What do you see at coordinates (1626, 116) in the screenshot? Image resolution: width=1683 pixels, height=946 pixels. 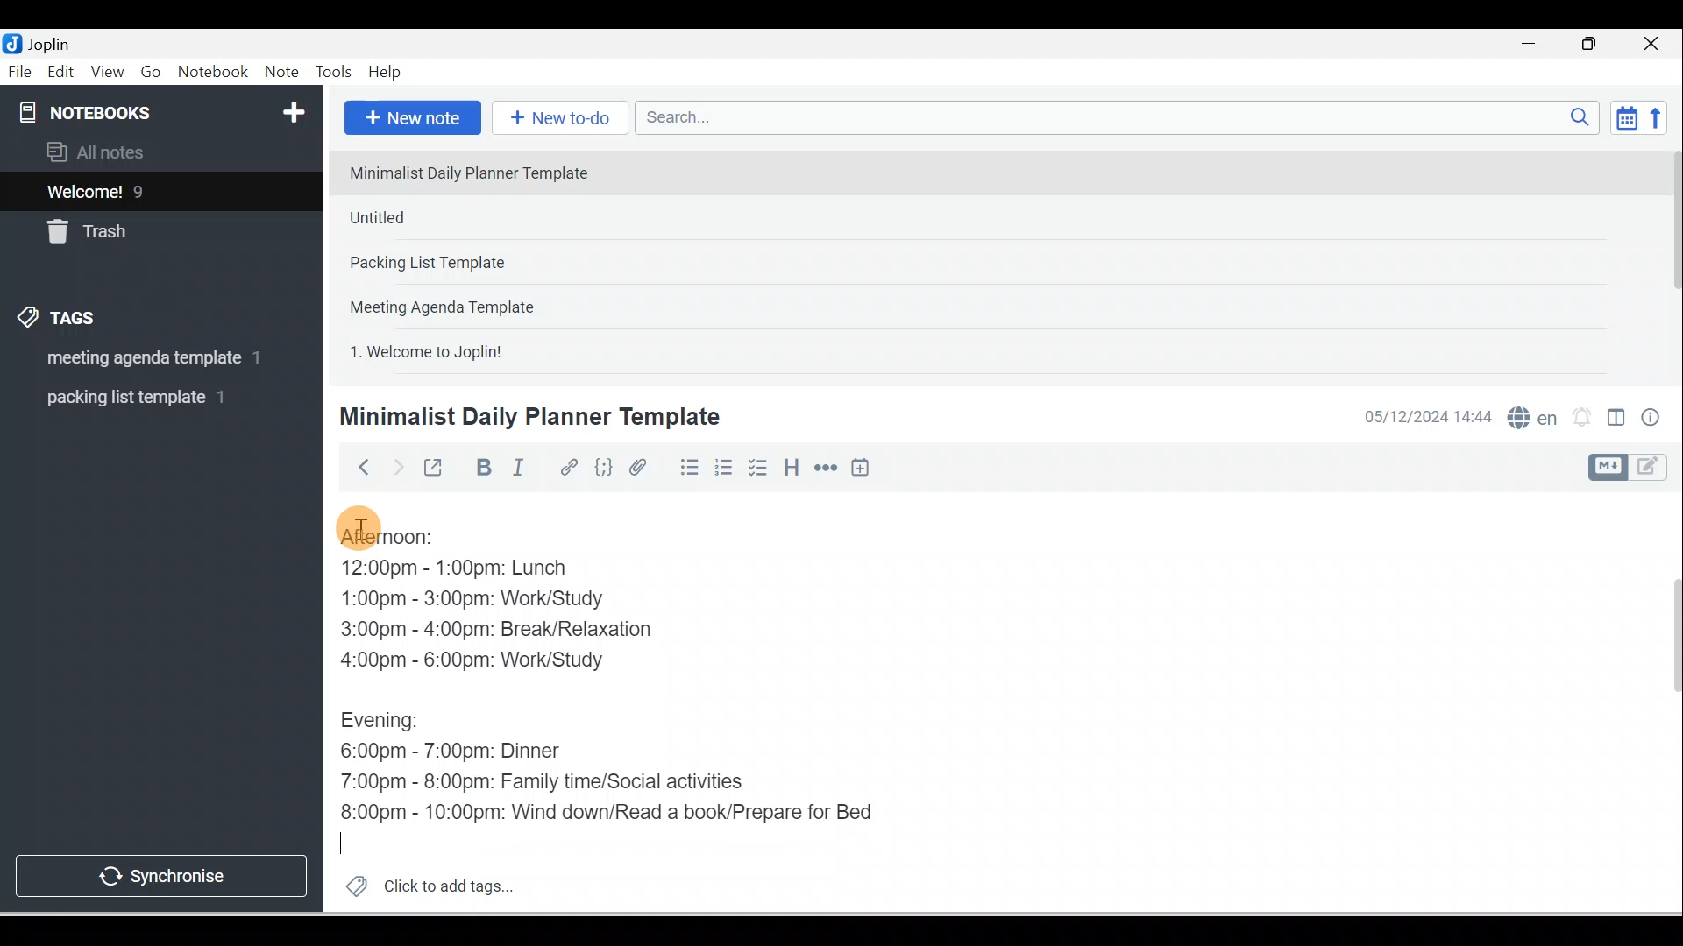 I see `Toggle sort order` at bounding box center [1626, 116].